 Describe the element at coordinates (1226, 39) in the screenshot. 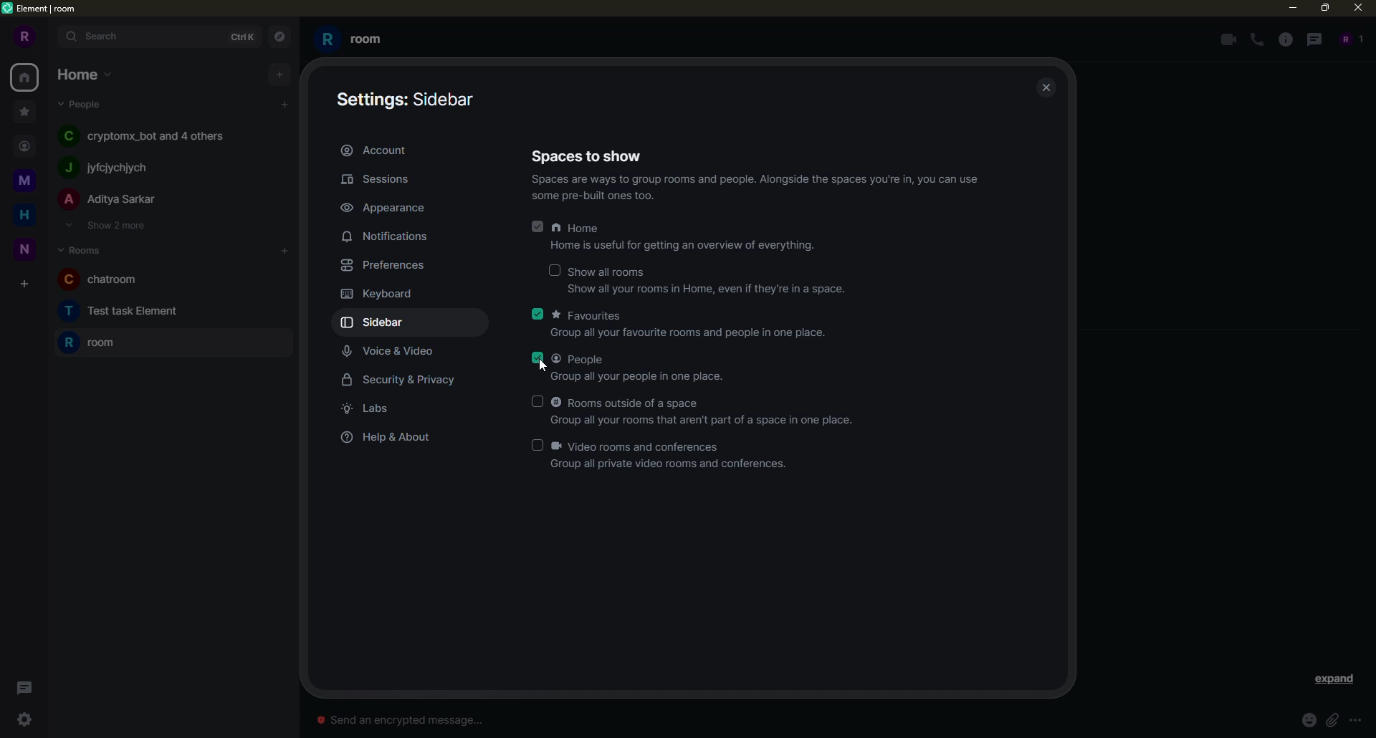

I see `video call` at that location.